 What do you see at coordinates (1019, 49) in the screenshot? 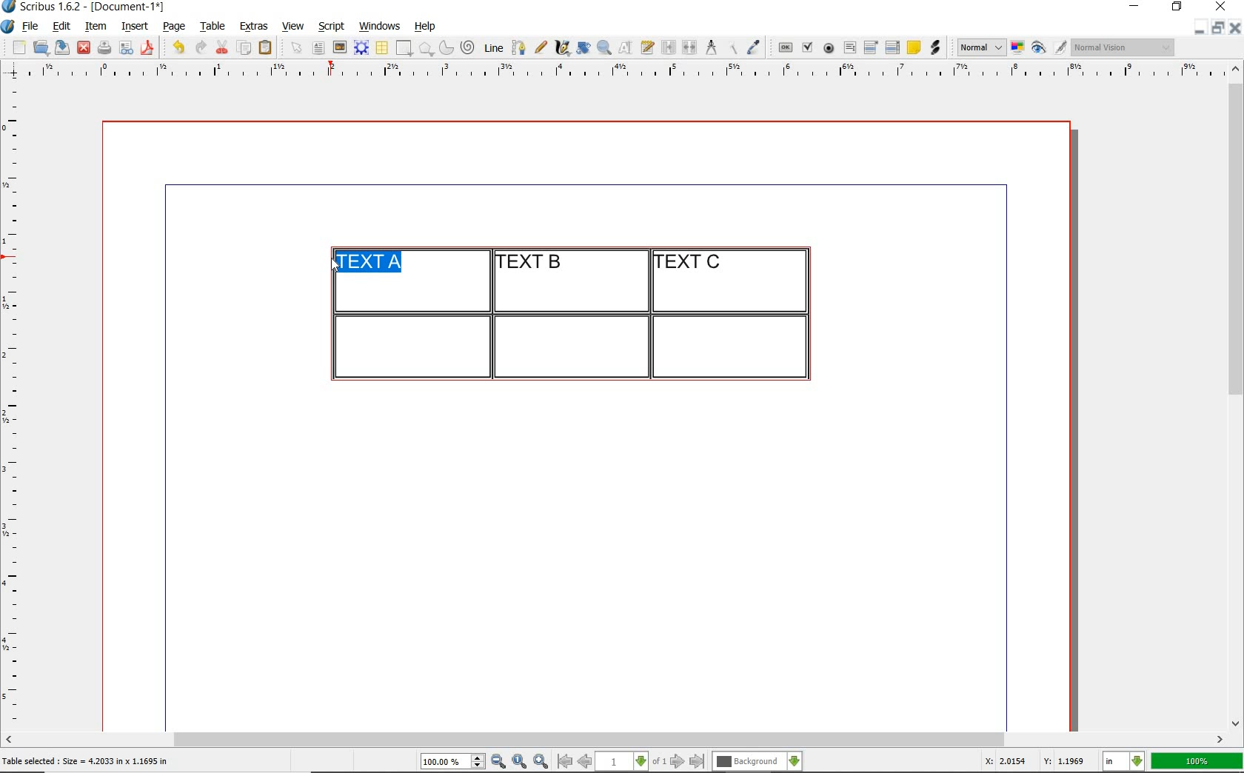
I see `toggle color management` at bounding box center [1019, 49].